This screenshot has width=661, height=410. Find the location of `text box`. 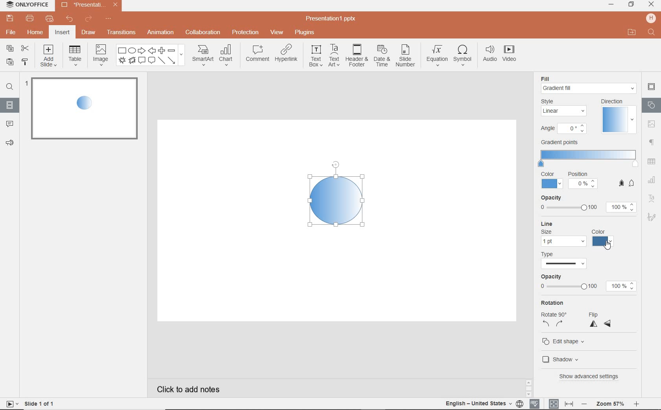

text box is located at coordinates (316, 56).